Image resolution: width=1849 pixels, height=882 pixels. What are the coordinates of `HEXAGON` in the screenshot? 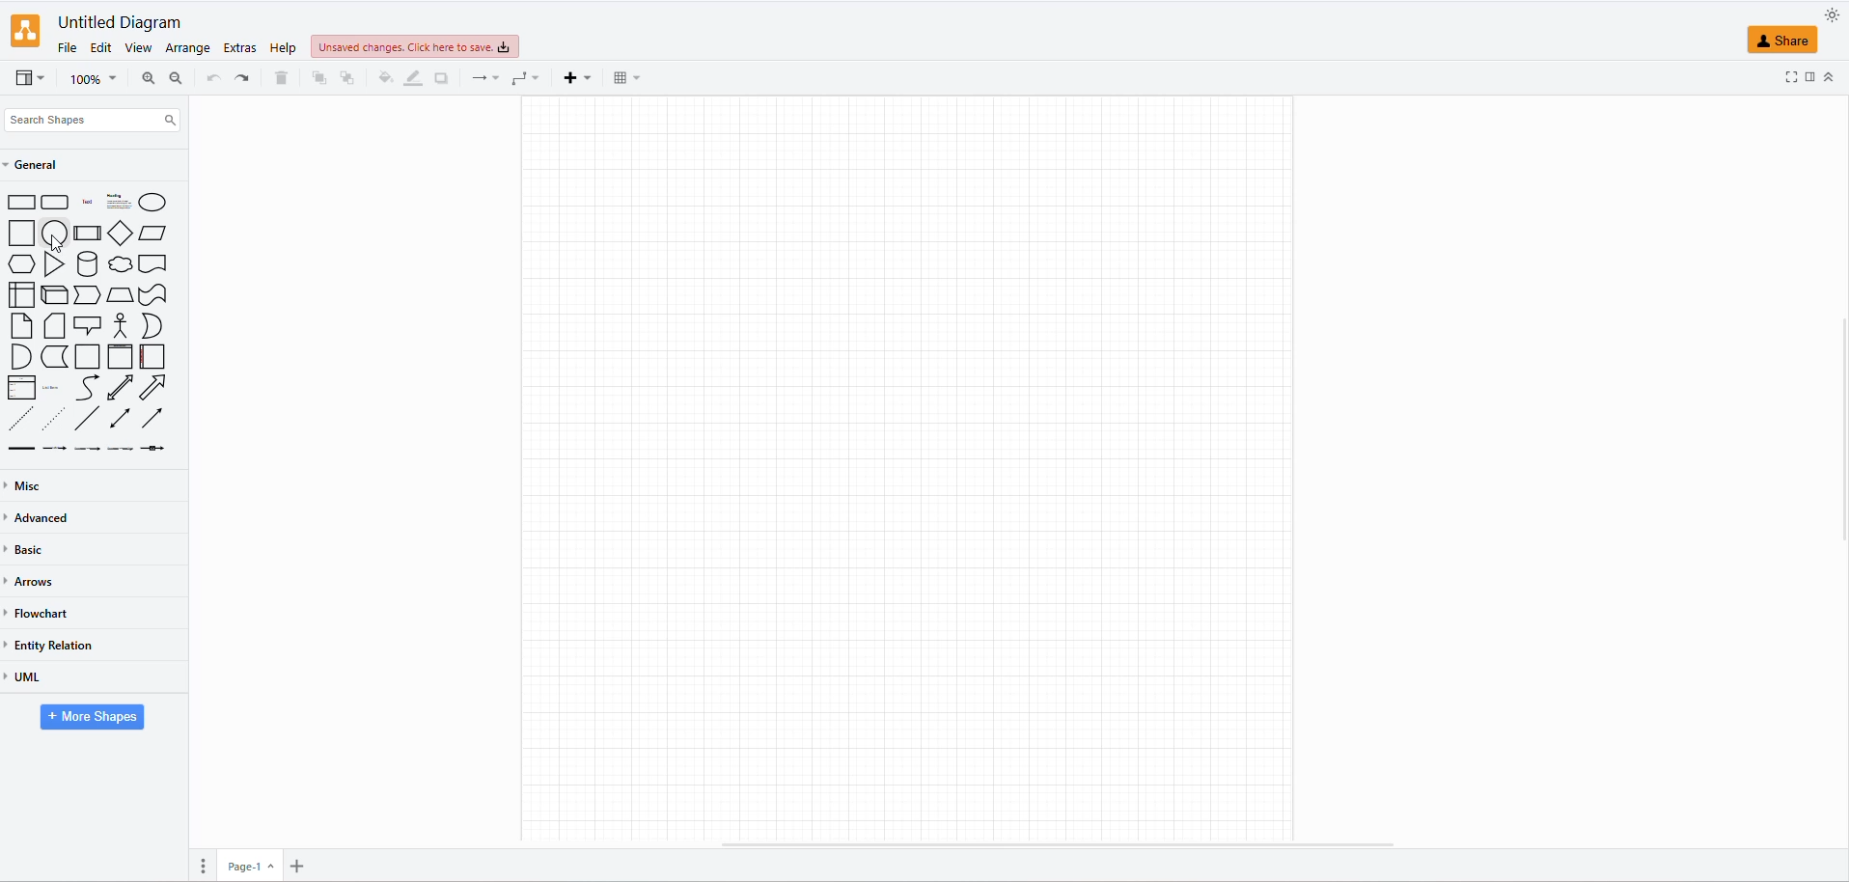 It's located at (23, 263).